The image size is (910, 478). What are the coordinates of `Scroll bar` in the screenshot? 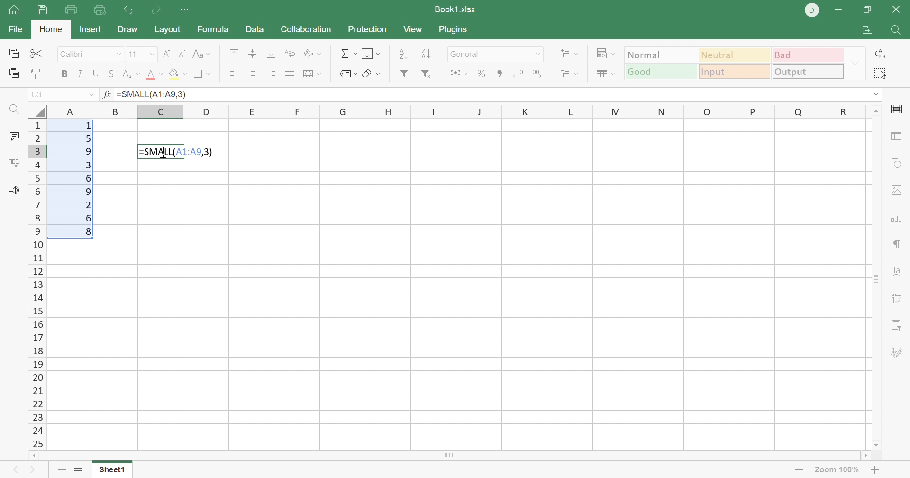 It's located at (876, 278).